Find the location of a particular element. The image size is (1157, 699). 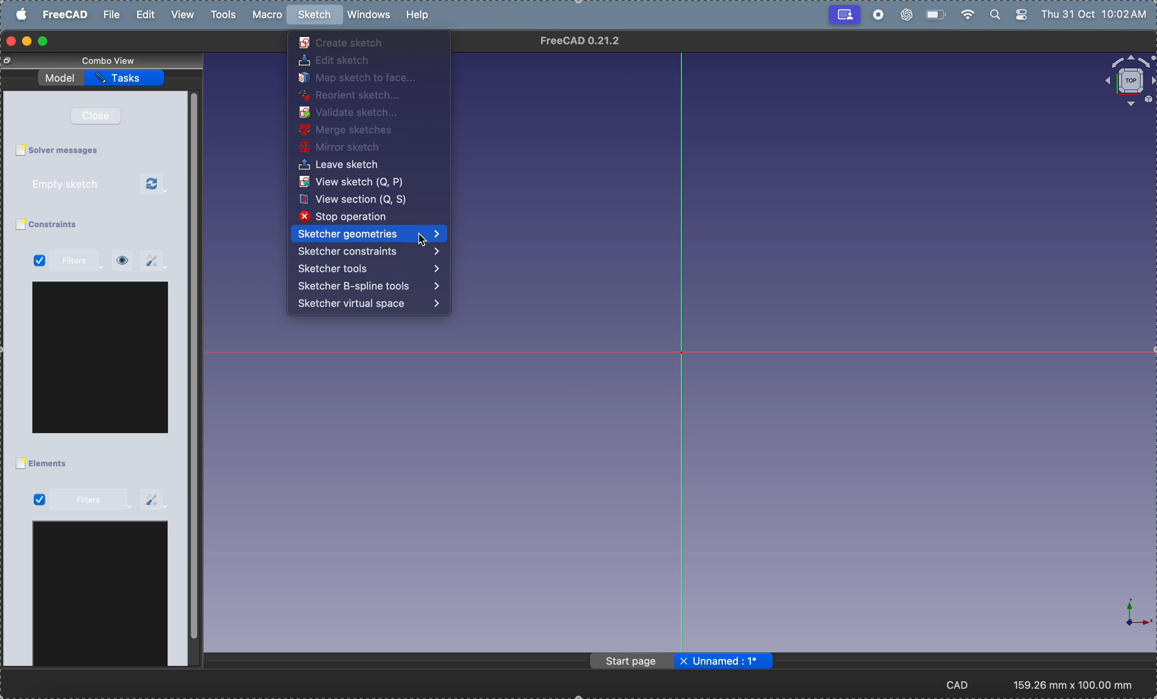

refresh is located at coordinates (155, 185).